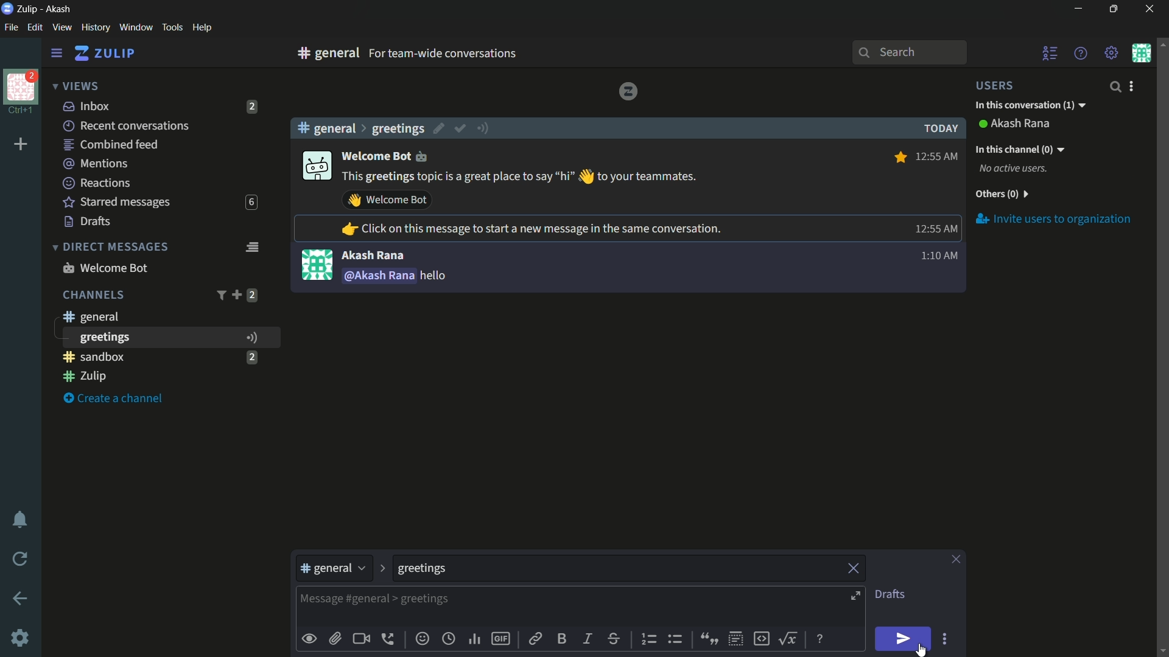 The height and width of the screenshot is (657, 1169). Describe the element at coordinates (534, 641) in the screenshot. I see `link` at that location.